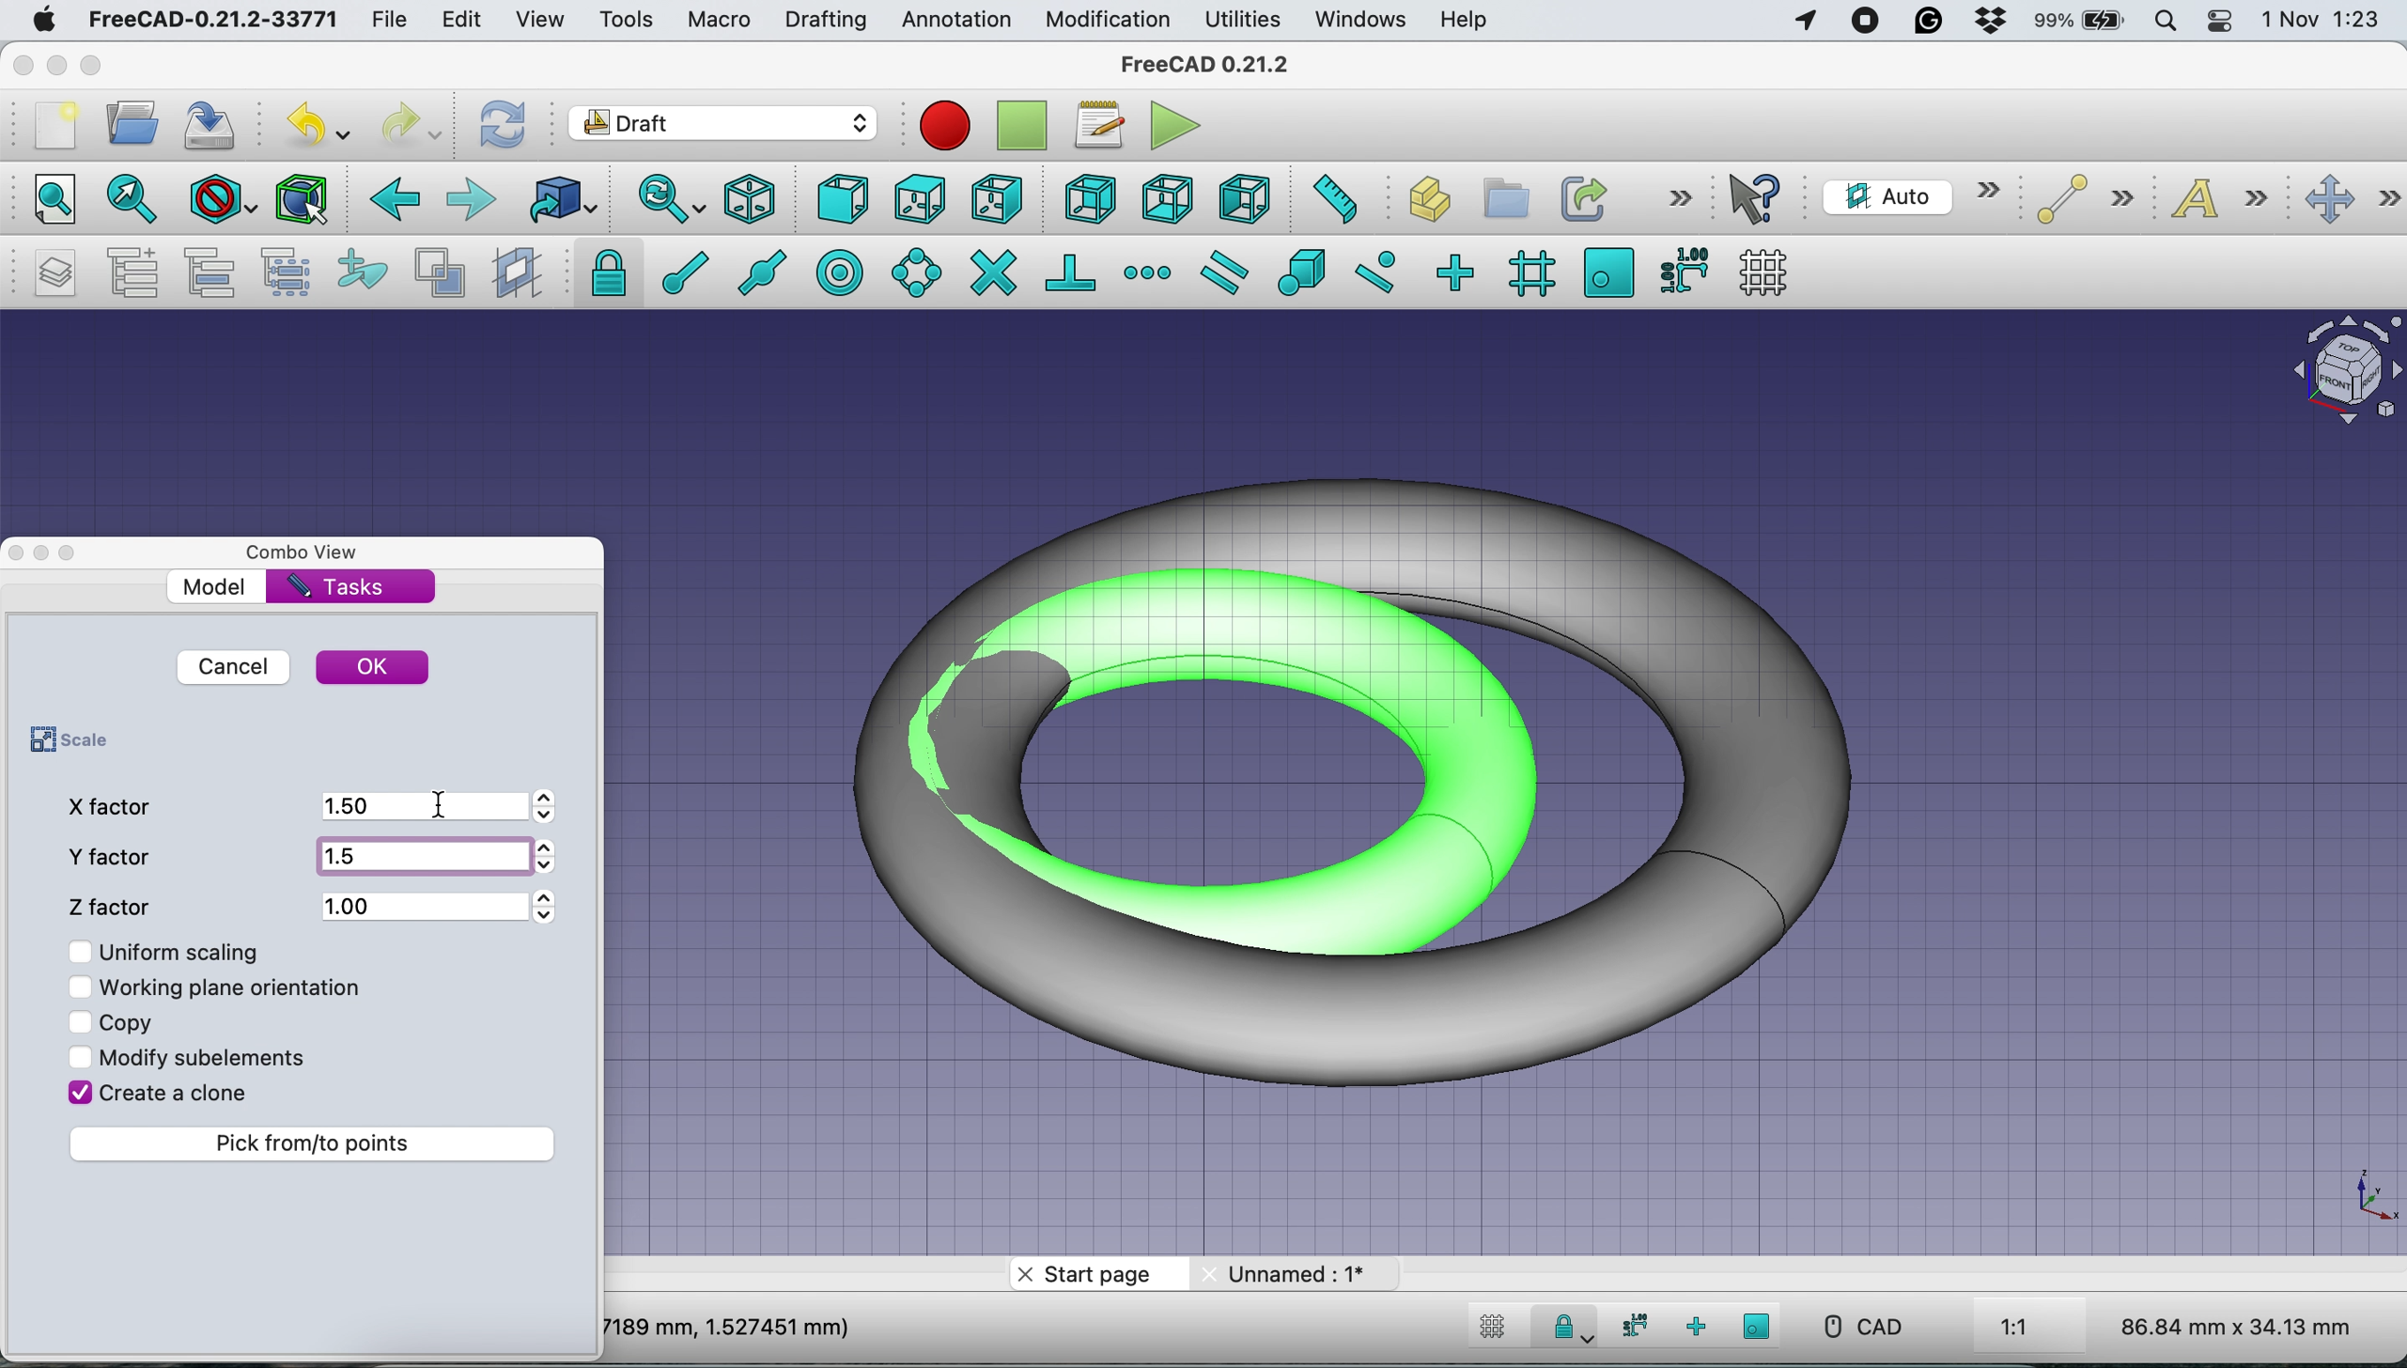 Image resolution: width=2407 pixels, height=1368 pixels. Describe the element at coordinates (217, 272) in the screenshot. I see `move to group` at that location.